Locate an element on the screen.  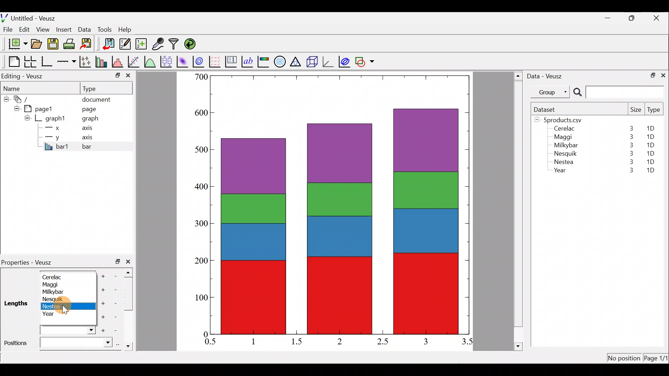
2.5 is located at coordinates (383, 342).